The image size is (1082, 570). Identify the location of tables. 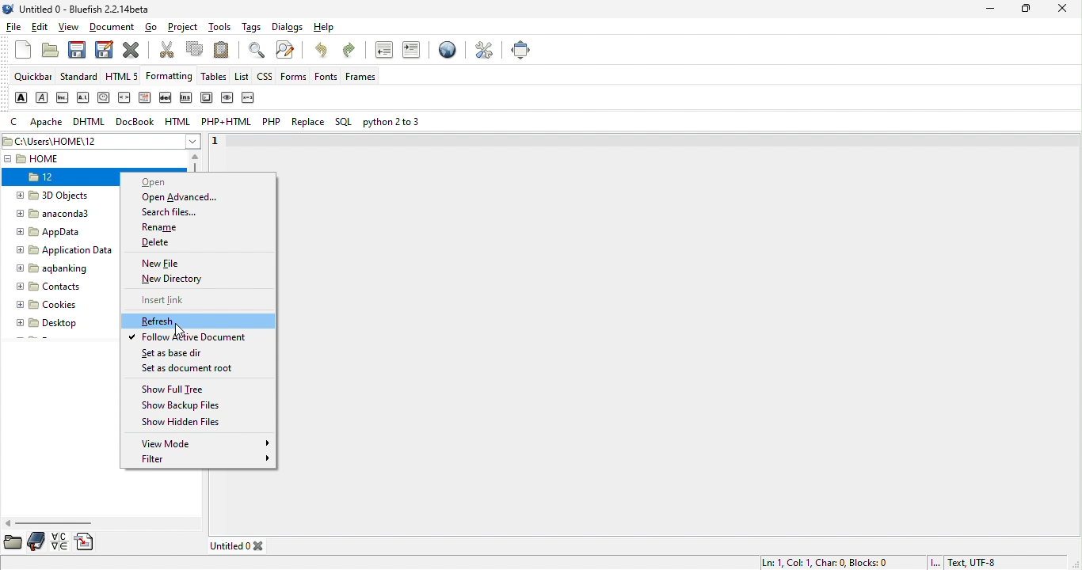
(215, 78).